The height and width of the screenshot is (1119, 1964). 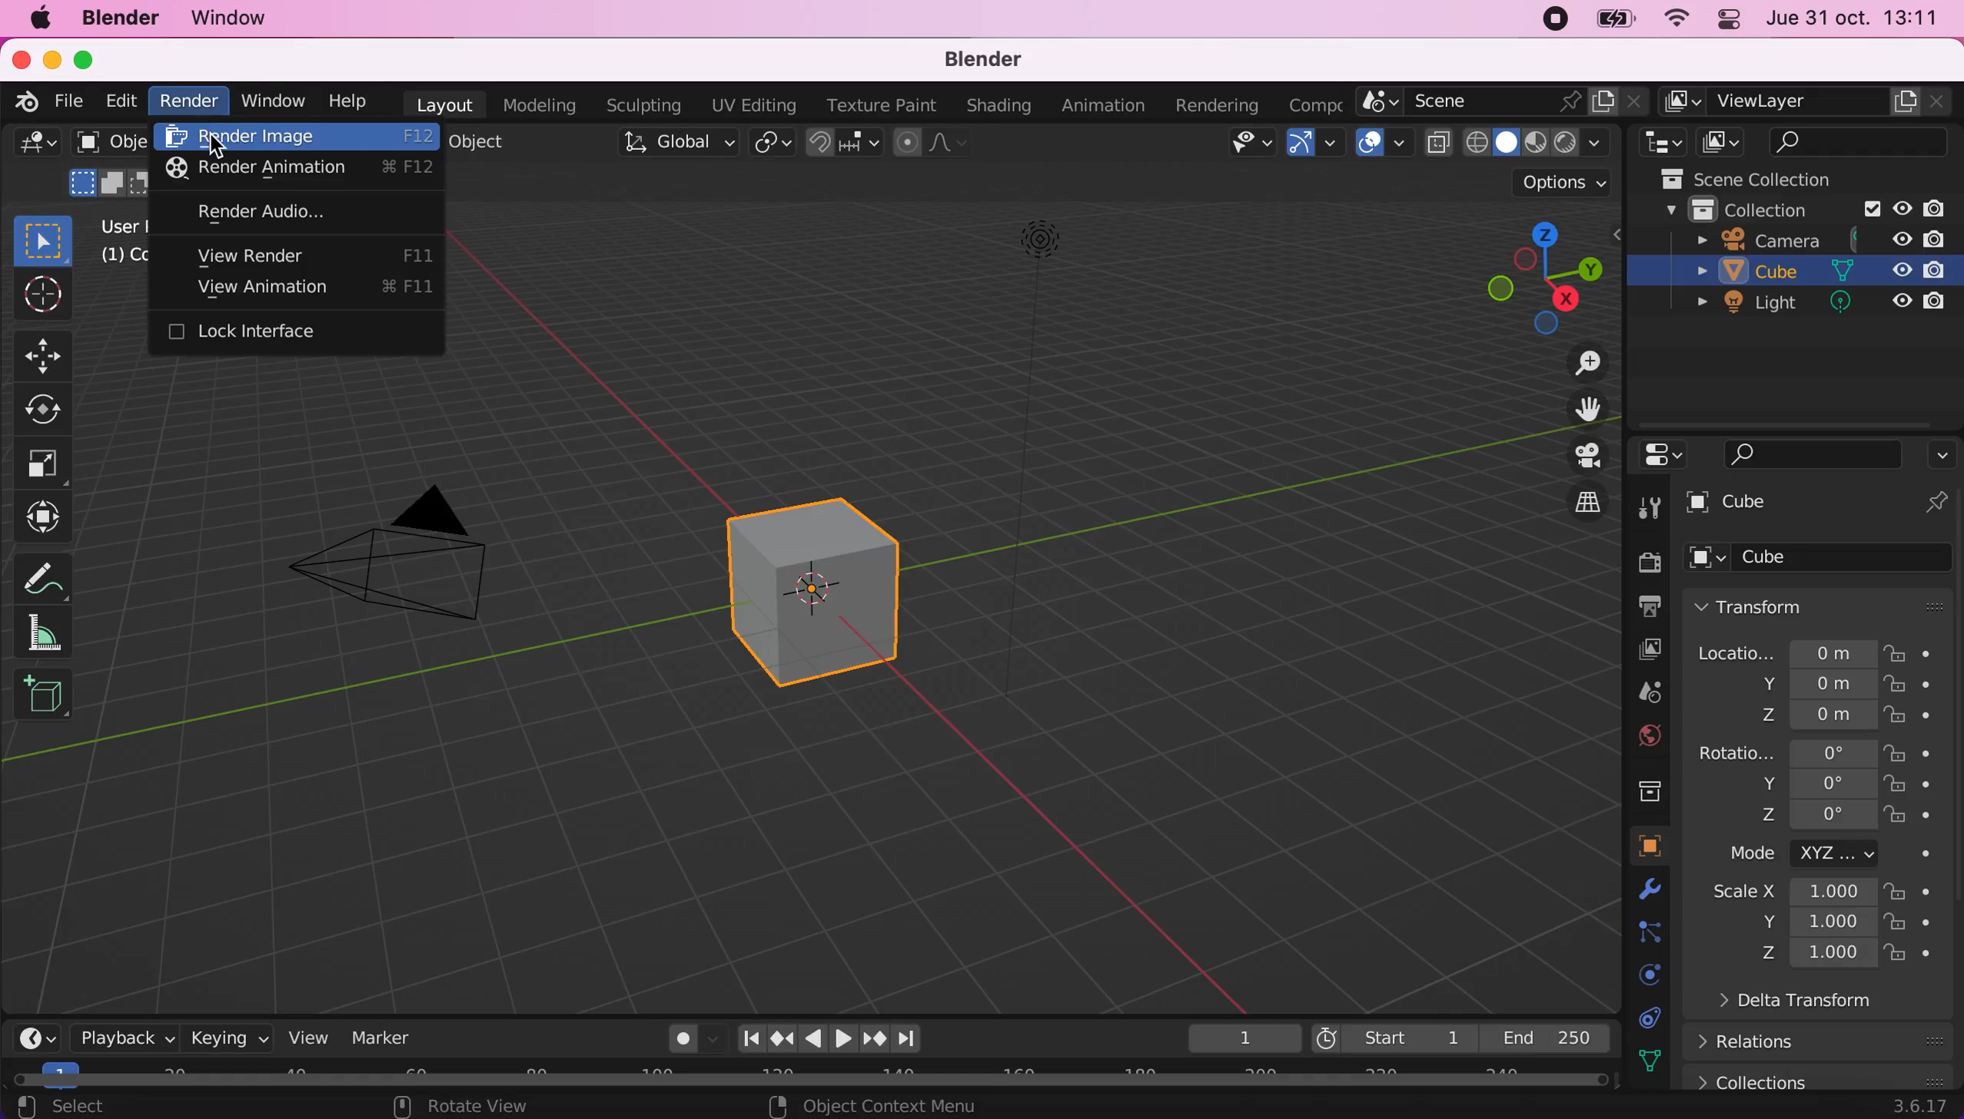 What do you see at coordinates (1393, 1038) in the screenshot?
I see `start 1` at bounding box center [1393, 1038].